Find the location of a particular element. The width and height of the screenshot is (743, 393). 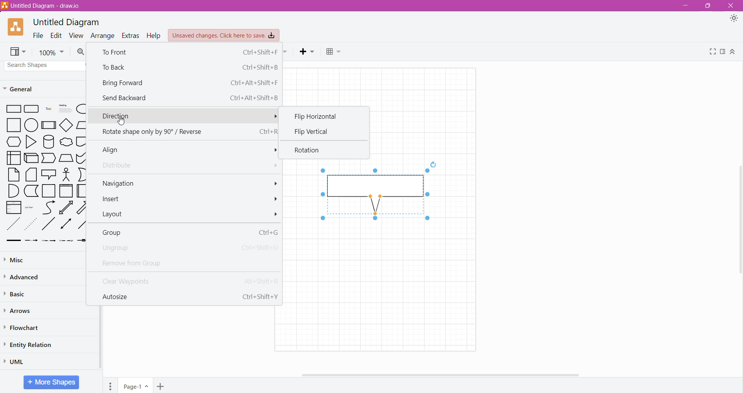

Align is located at coordinates (115, 150).